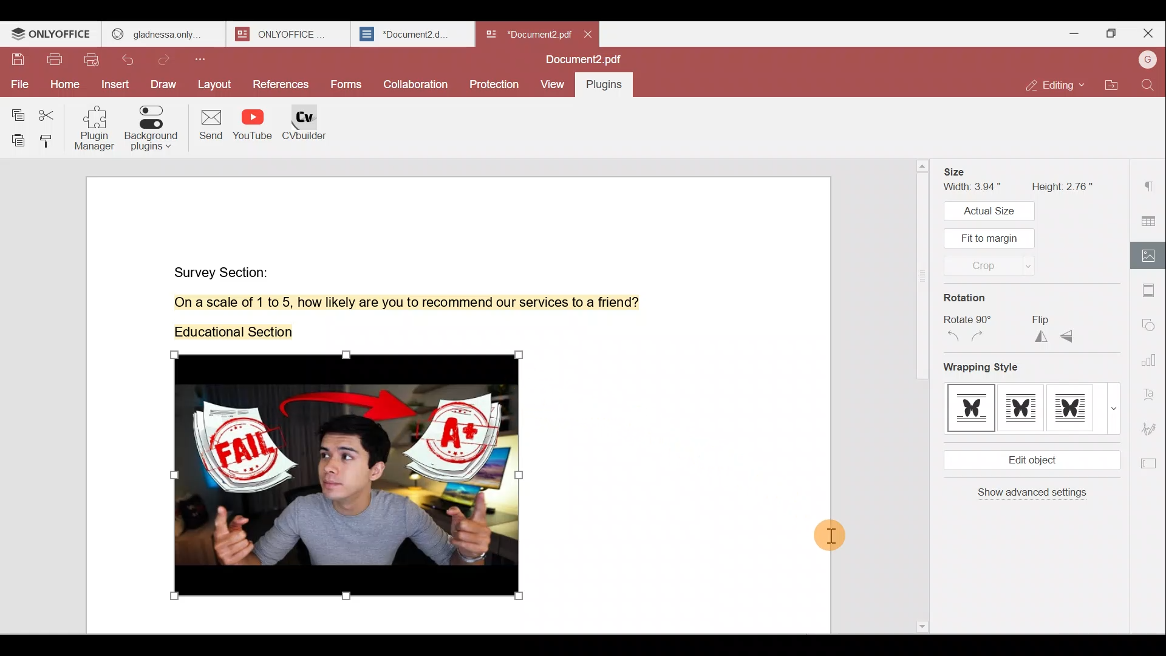  Describe the element at coordinates (214, 85) in the screenshot. I see `Layout` at that location.